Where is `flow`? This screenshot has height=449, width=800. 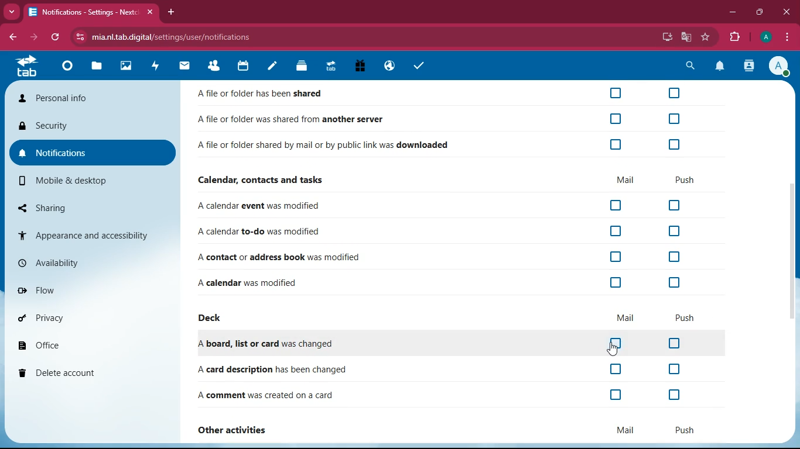
flow is located at coordinates (89, 289).